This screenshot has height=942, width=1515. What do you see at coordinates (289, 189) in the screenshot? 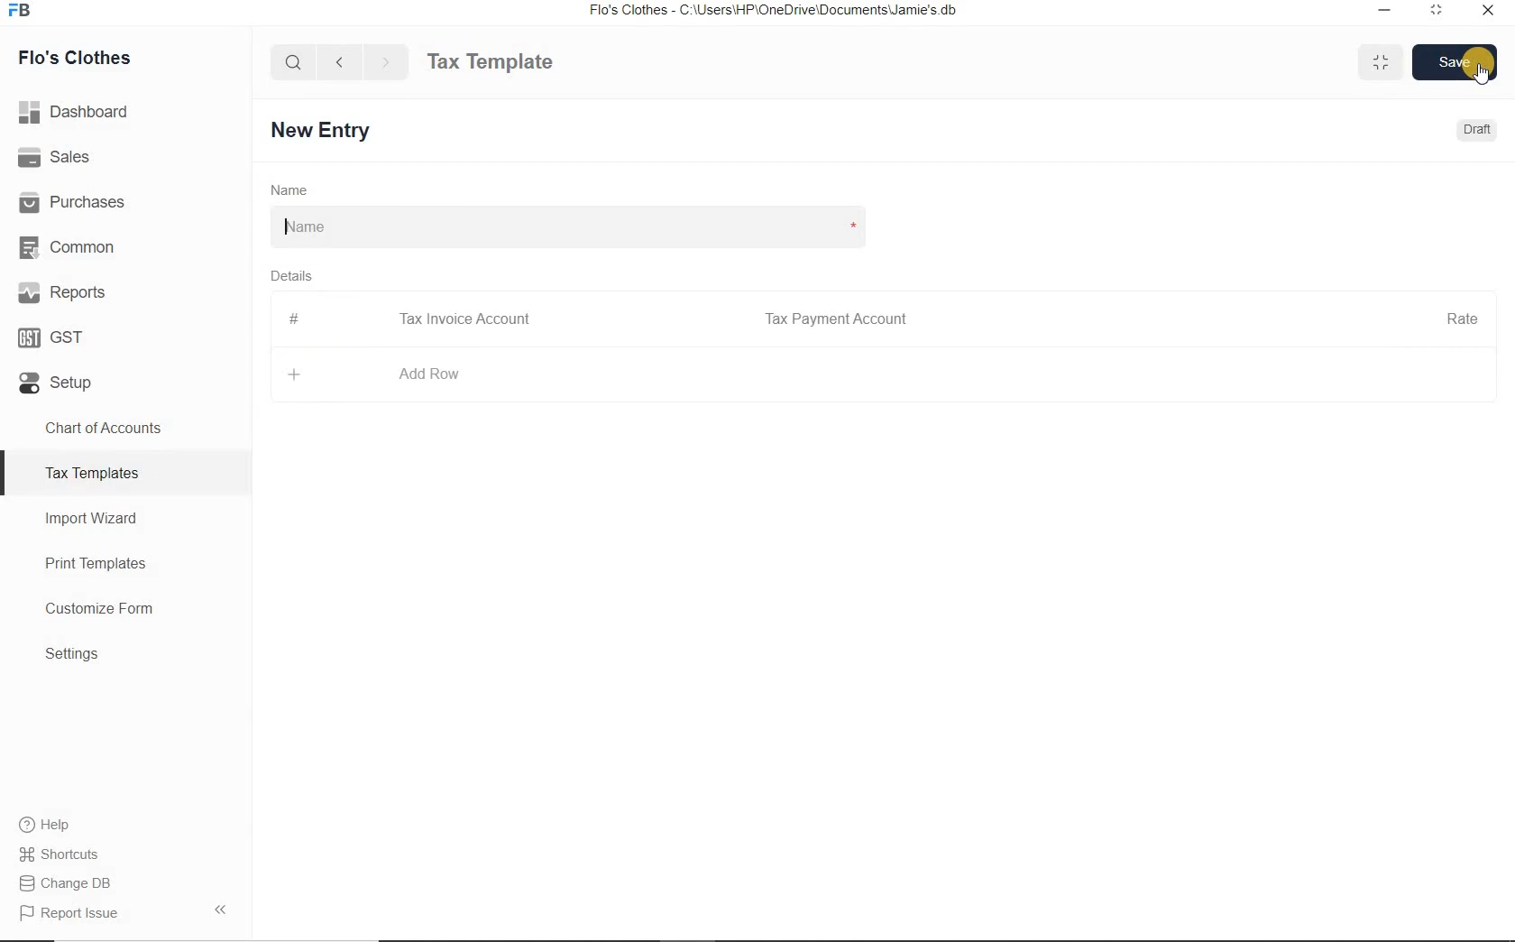
I see `Name` at bounding box center [289, 189].